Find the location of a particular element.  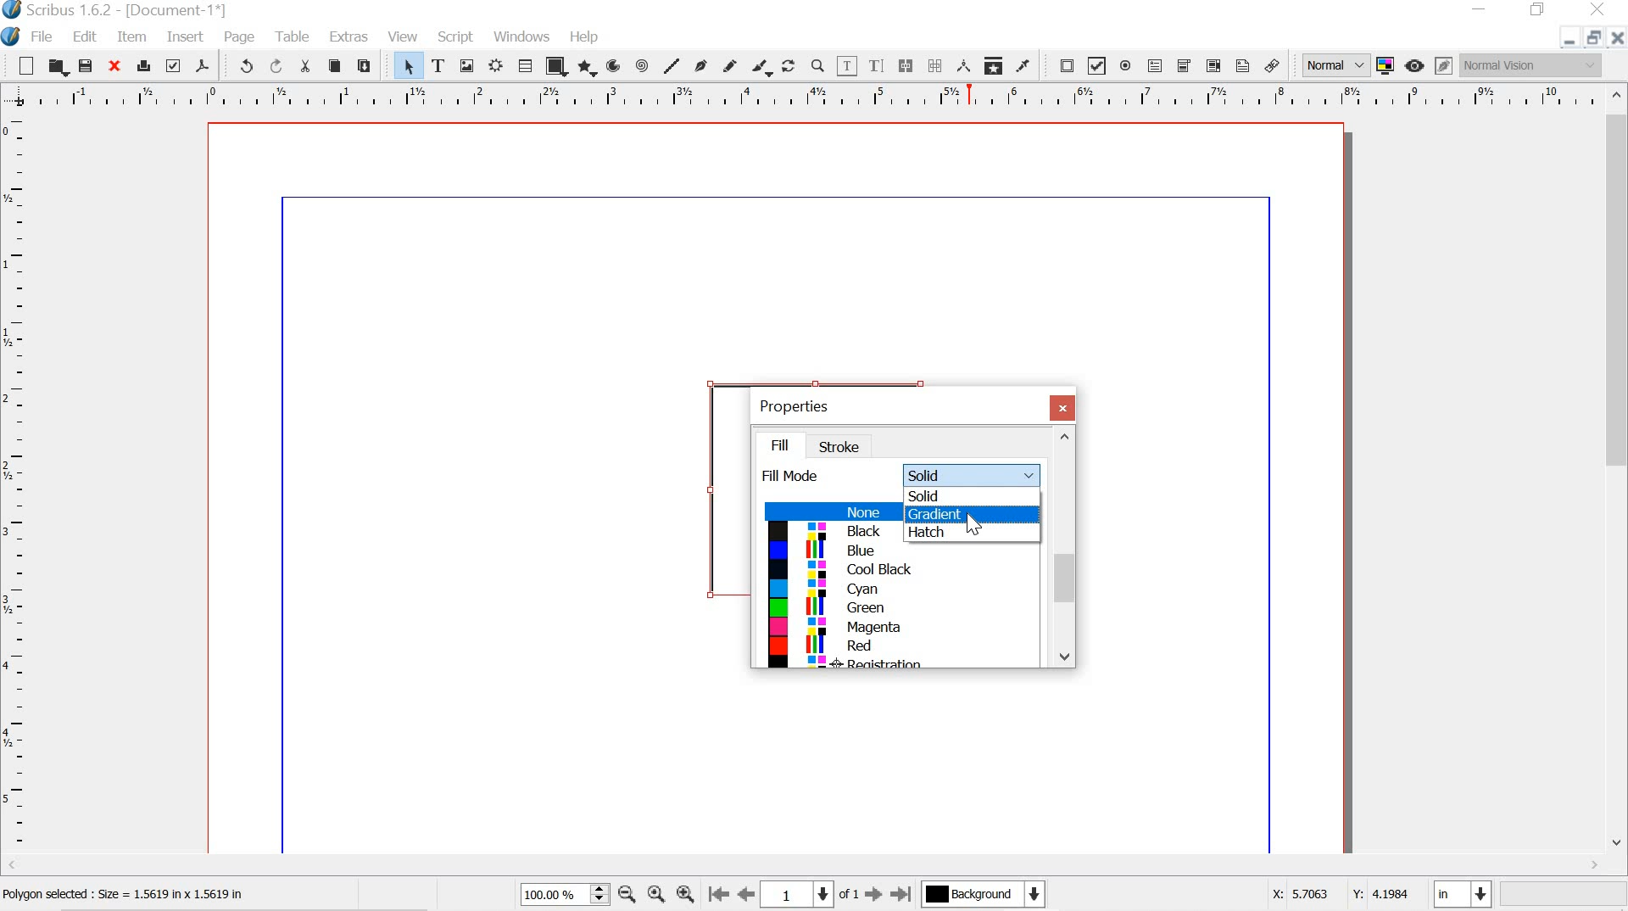

go to last page is located at coordinates (901, 895).